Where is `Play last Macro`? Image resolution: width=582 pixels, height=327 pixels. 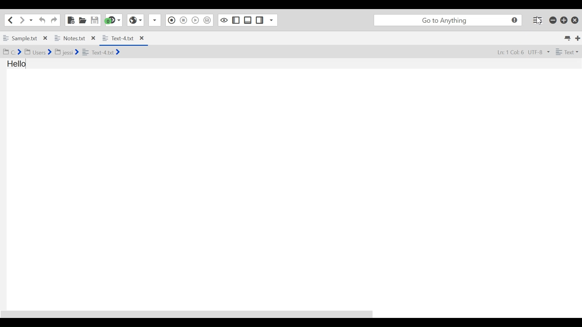
Play last Macro is located at coordinates (196, 20).